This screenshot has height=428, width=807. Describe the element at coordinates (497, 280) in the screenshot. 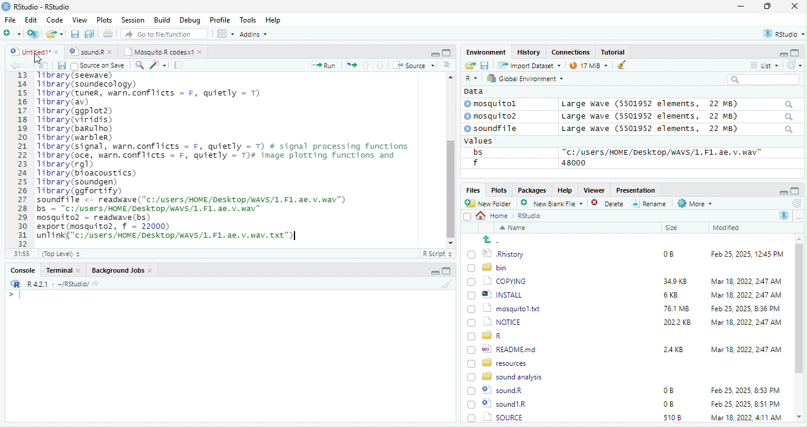

I see `‘| COPYING` at that location.